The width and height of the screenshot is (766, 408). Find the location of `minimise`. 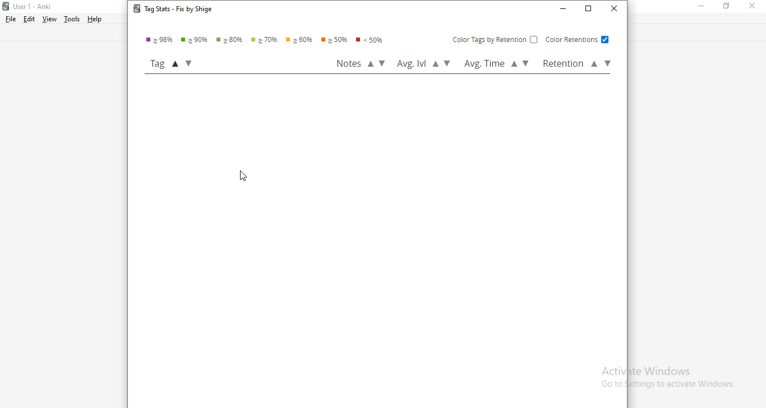

minimise is located at coordinates (563, 10).